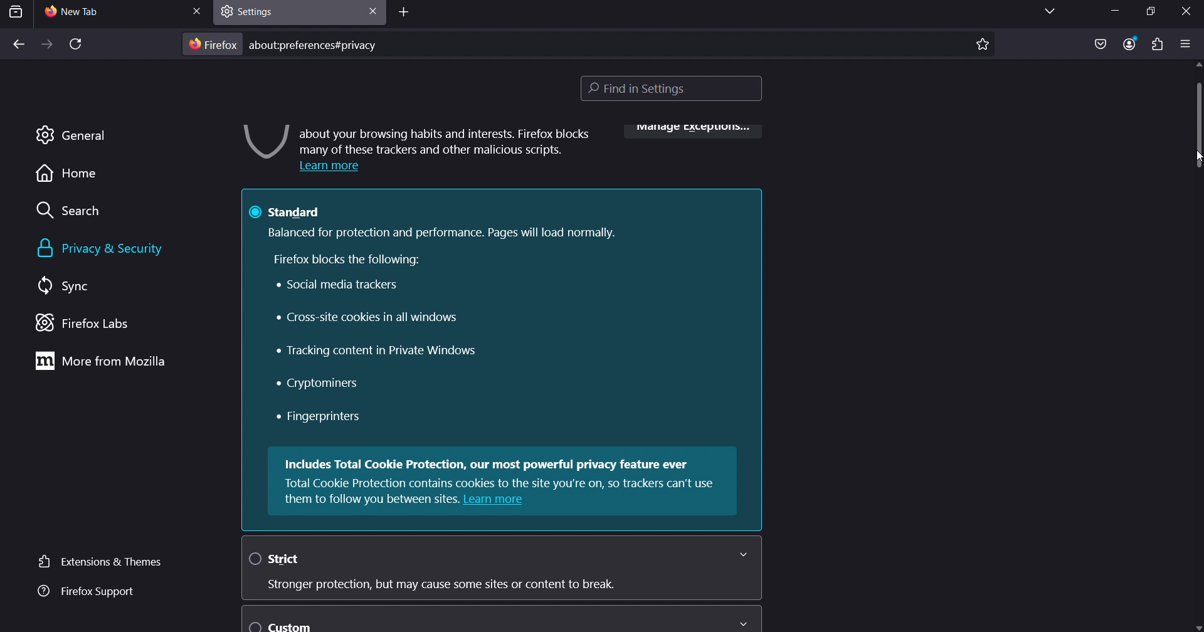 This screenshot has width=1204, height=632. Describe the element at coordinates (1196, 110) in the screenshot. I see `scrollbar` at that location.